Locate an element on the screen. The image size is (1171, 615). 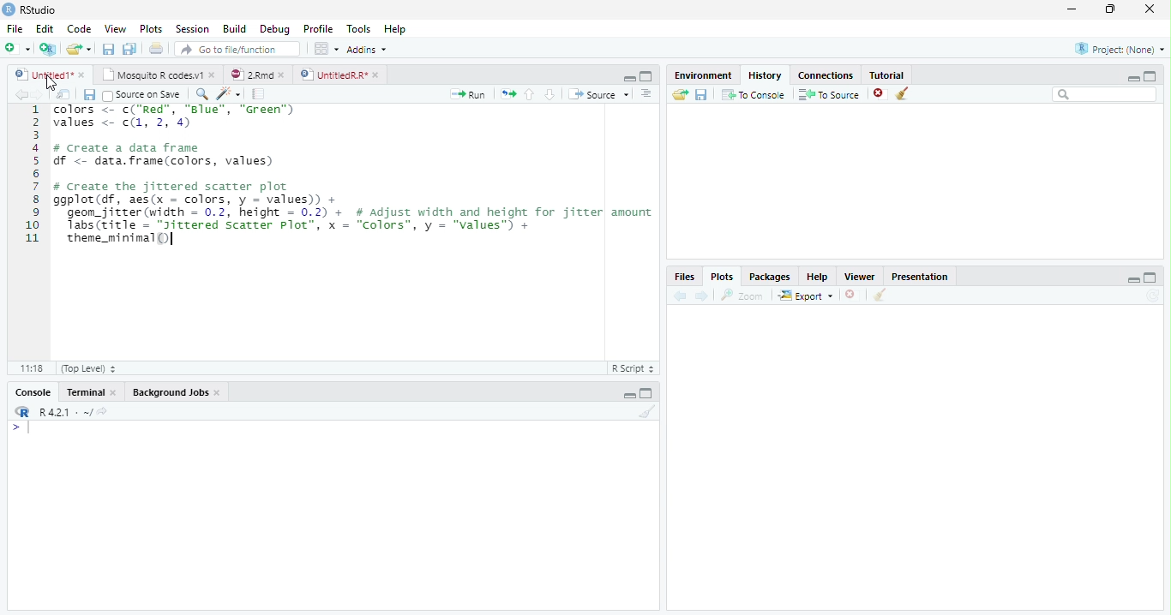
Minimize is located at coordinates (1132, 279).